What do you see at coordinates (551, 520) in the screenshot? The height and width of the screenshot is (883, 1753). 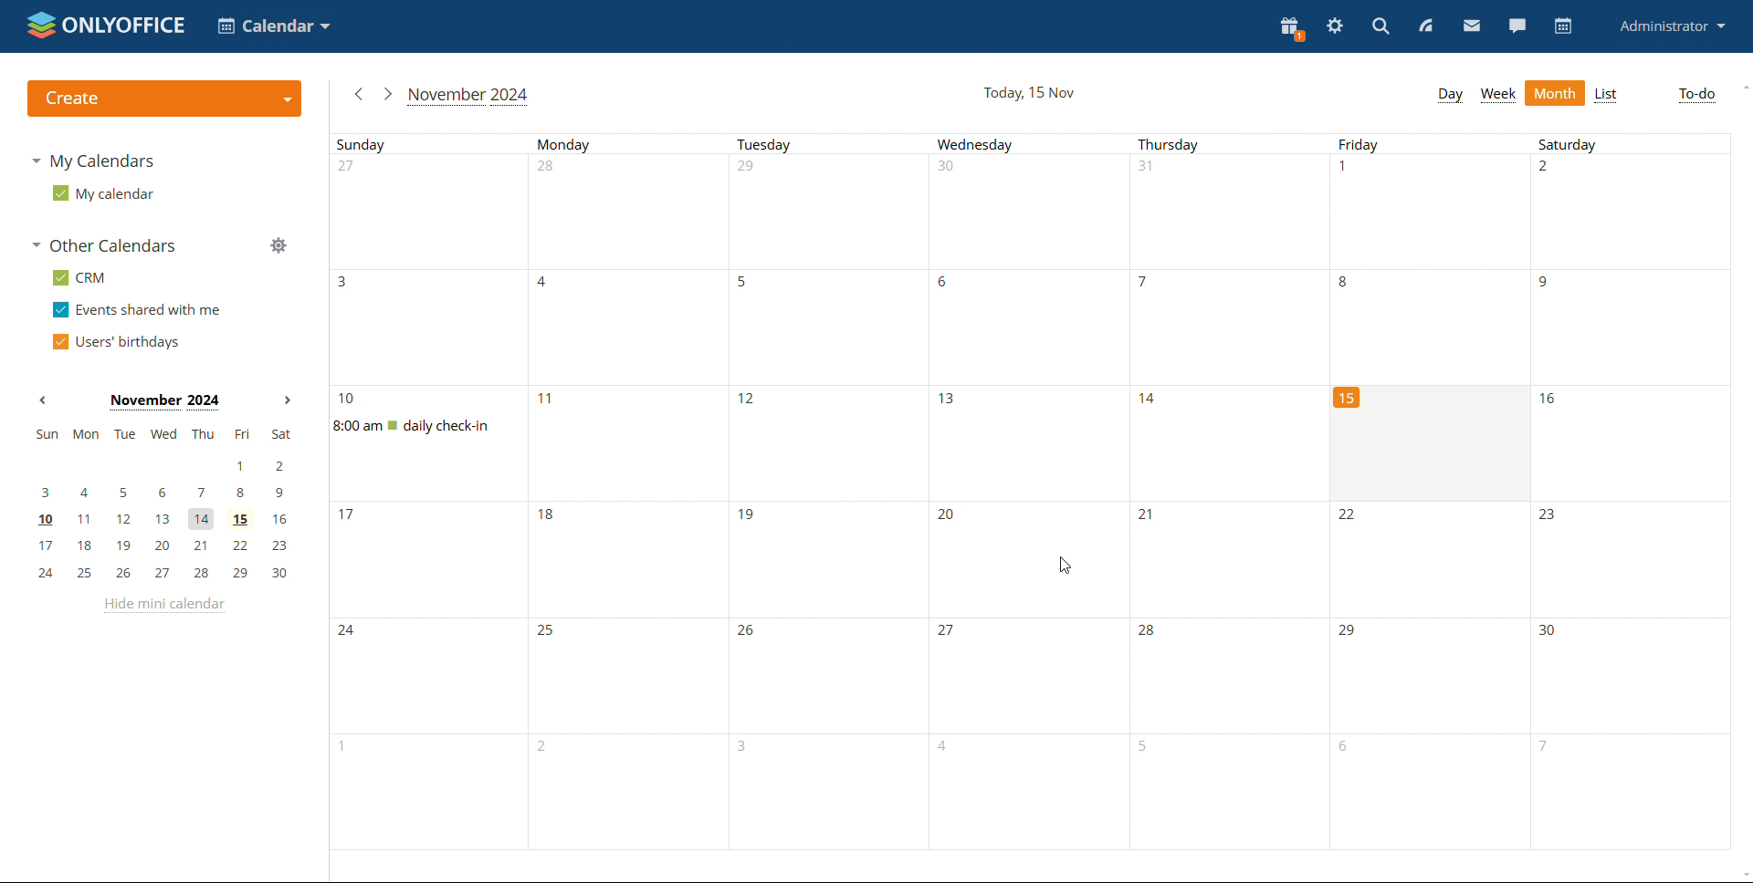 I see `Number` at bounding box center [551, 520].